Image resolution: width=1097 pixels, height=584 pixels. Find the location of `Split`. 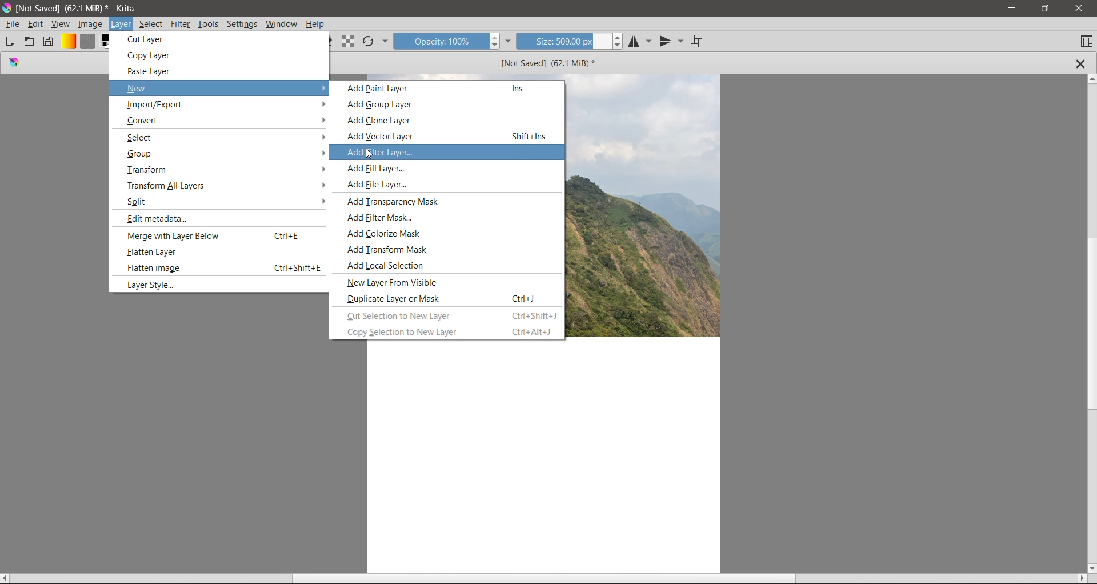

Split is located at coordinates (225, 201).